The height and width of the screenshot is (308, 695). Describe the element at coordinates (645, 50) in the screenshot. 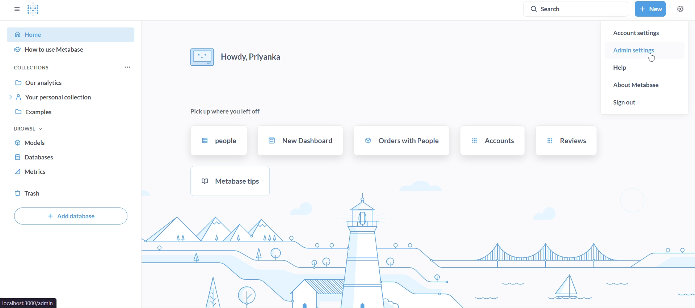

I see `admin settings` at that location.